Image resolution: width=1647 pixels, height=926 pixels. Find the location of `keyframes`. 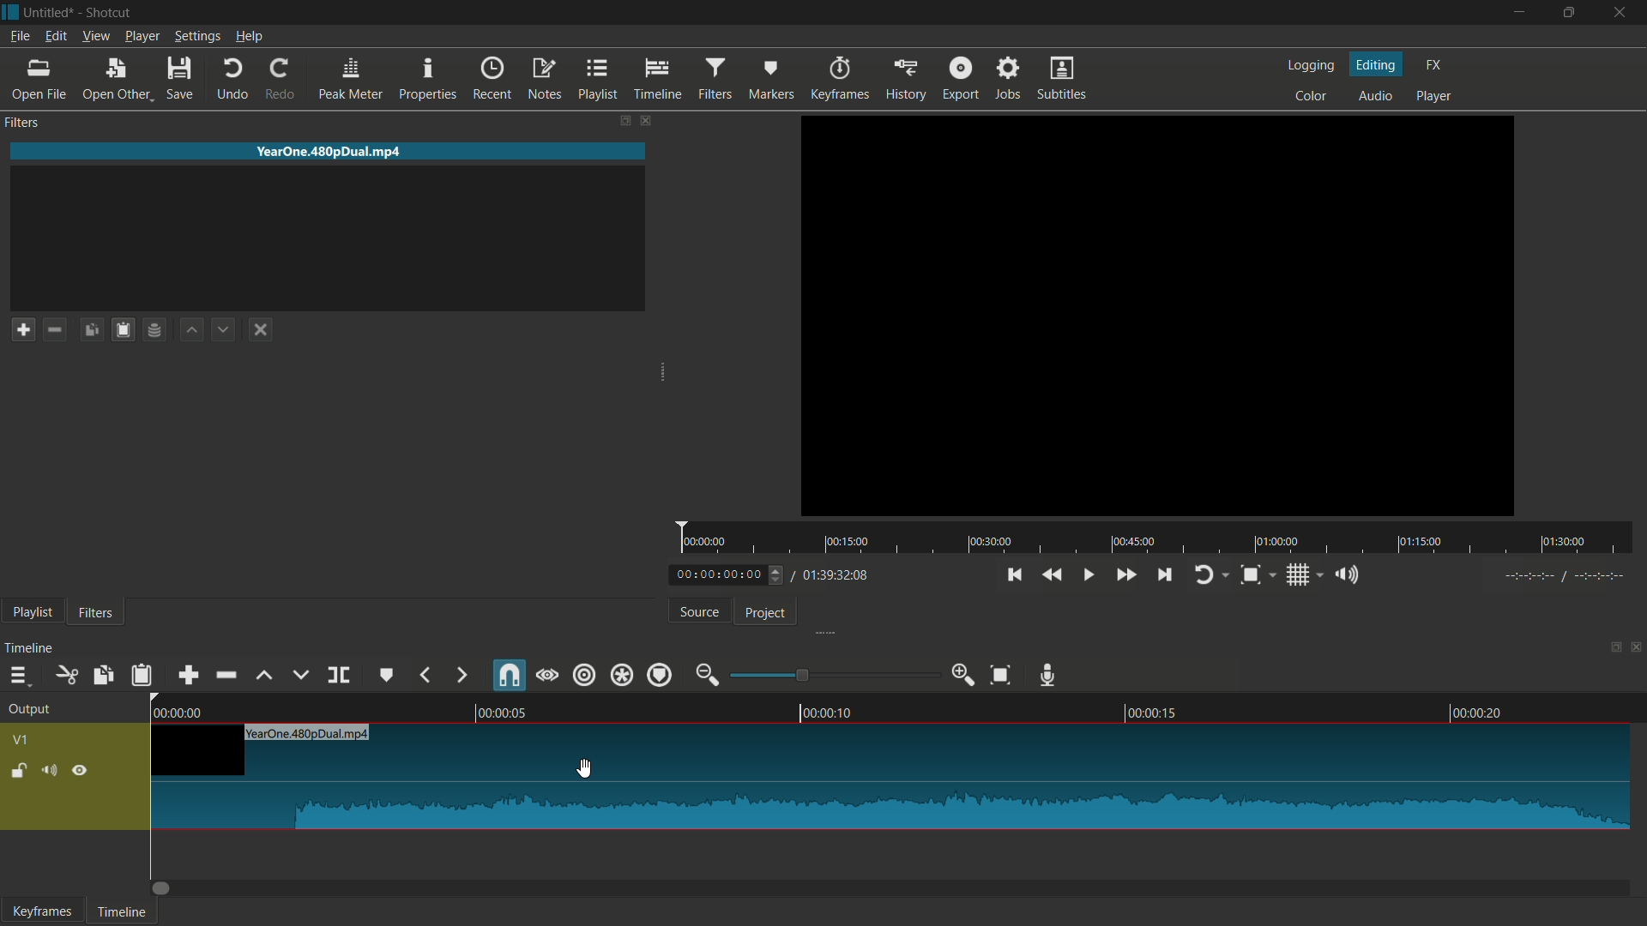

keyframes is located at coordinates (842, 77).